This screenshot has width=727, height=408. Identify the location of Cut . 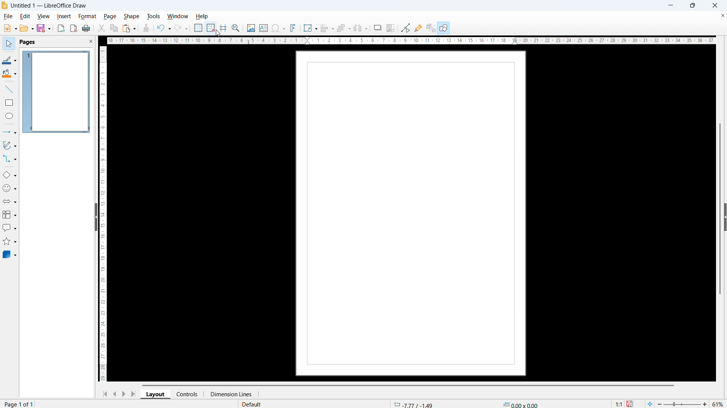
(101, 28).